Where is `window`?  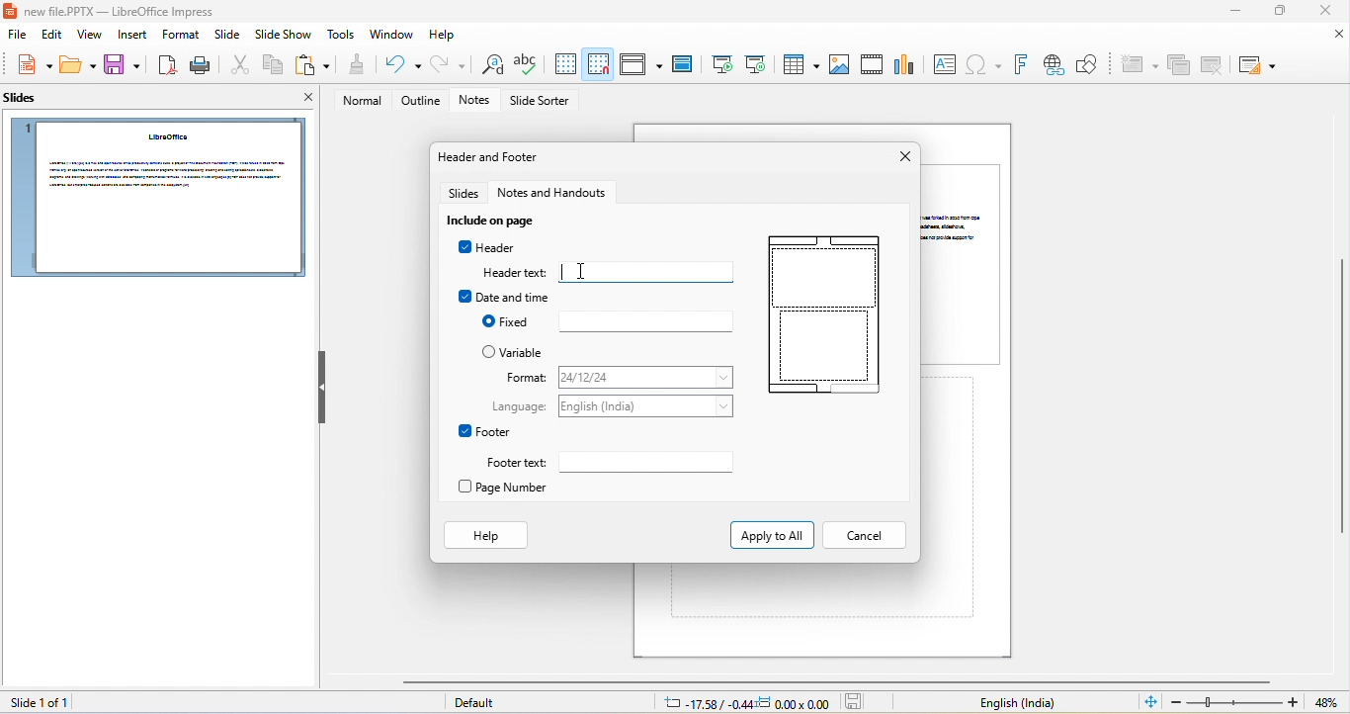 window is located at coordinates (392, 35).